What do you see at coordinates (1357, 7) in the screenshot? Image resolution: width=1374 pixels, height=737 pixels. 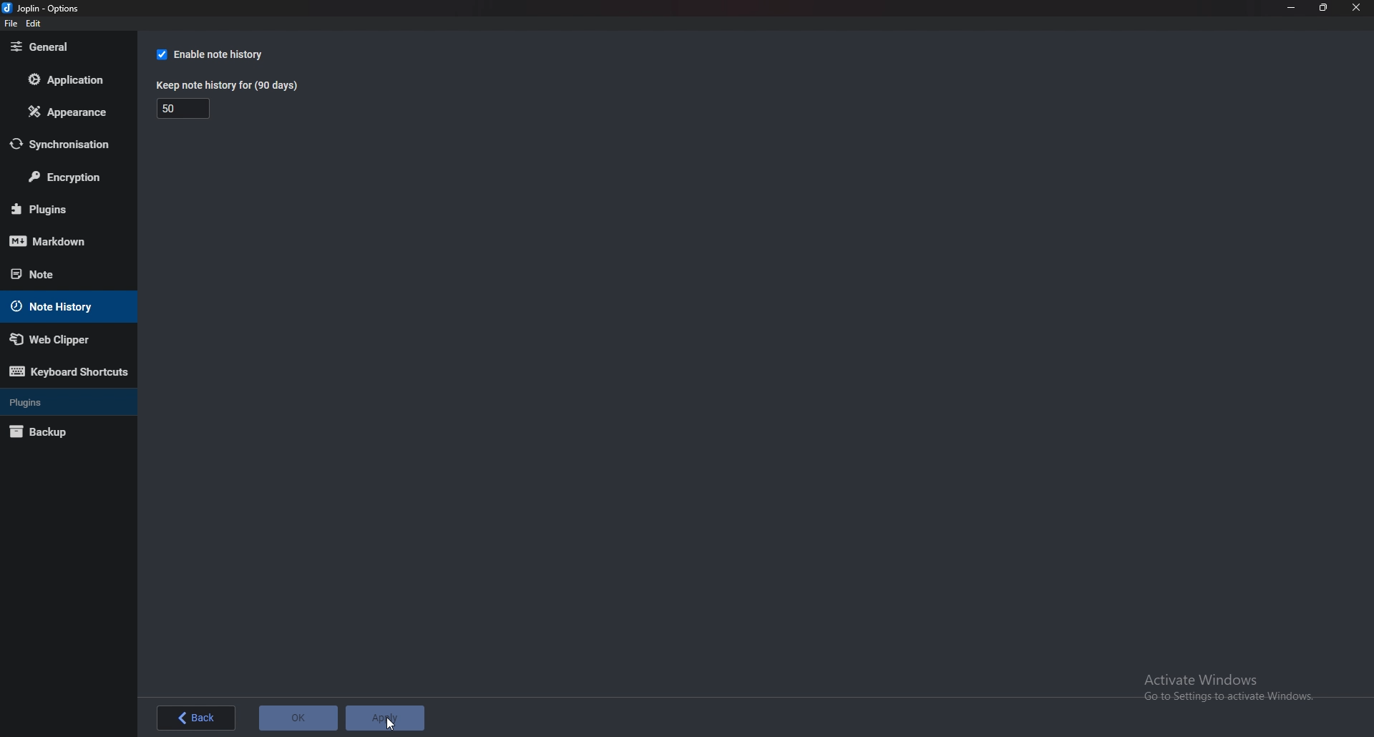 I see `close` at bounding box center [1357, 7].